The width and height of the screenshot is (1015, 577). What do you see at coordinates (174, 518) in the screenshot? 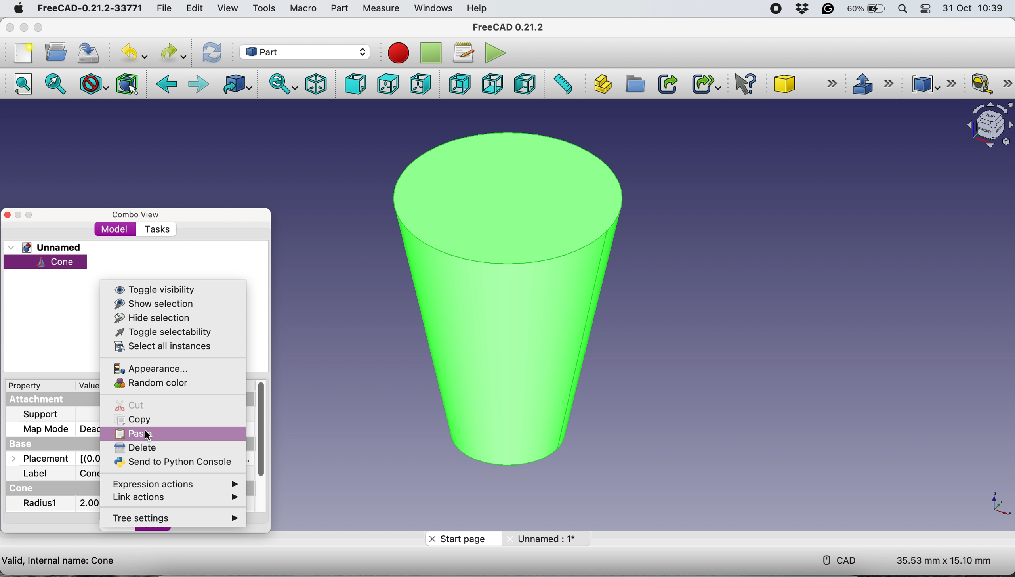
I see `tree settings` at bounding box center [174, 518].